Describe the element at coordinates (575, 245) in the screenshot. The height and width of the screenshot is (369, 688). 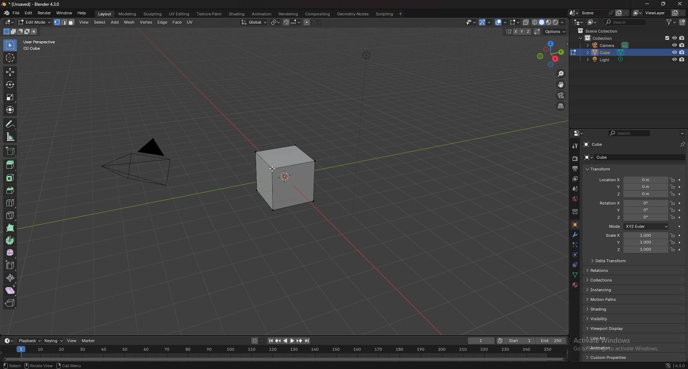
I see `particles` at that location.